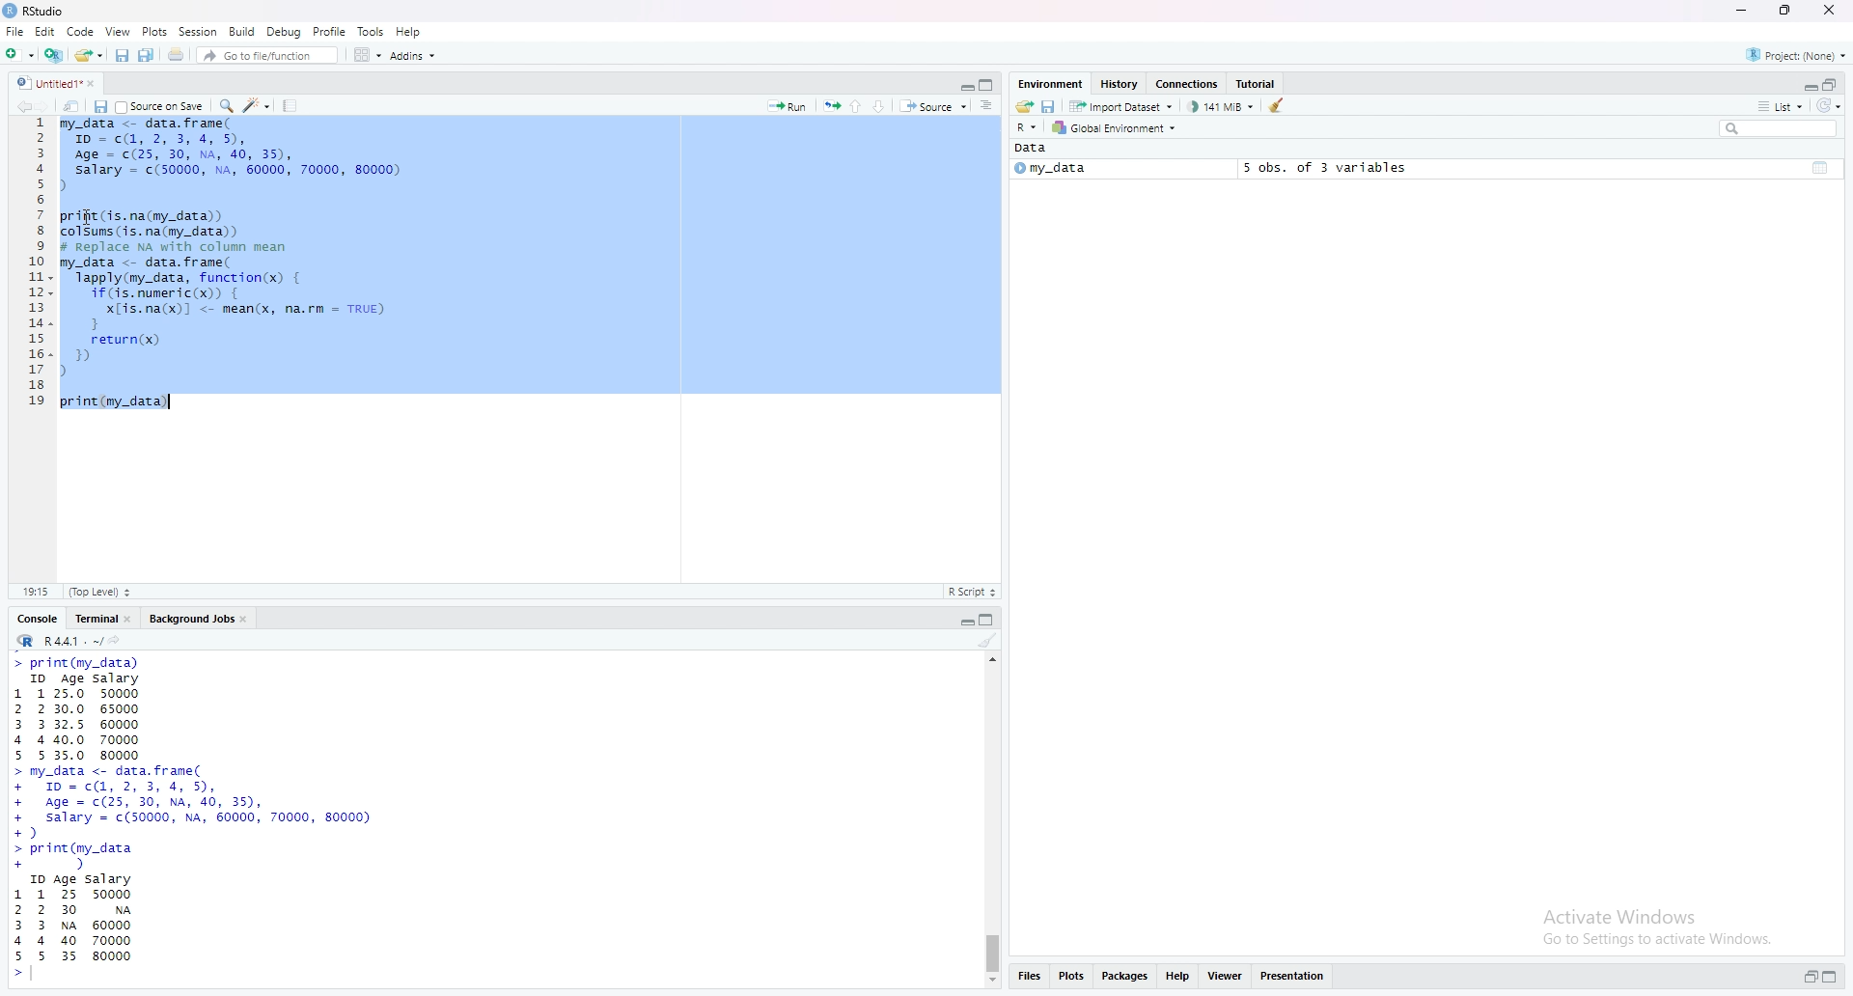  What do you see at coordinates (1032, 149) in the screenshot?
I see `Data` at bounding box center [1032, 149].